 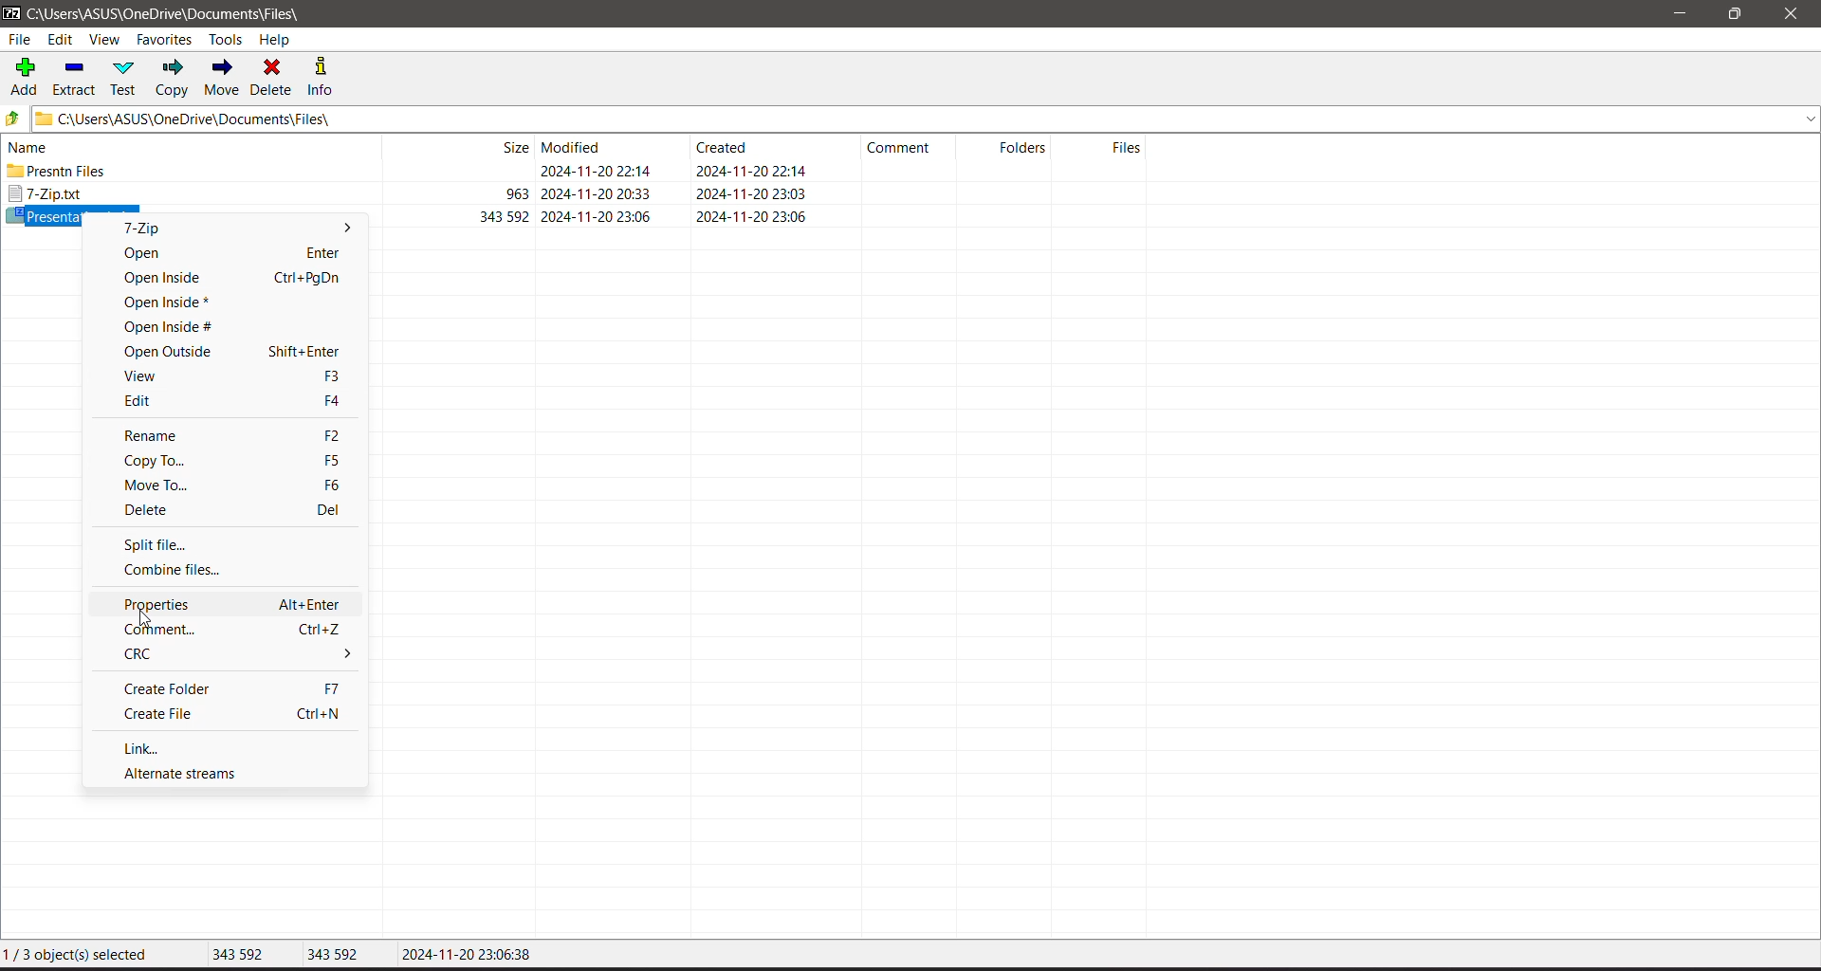 What do you see at coordinates (1737, 14) in the screenshot?
I see `Restore Down` at bounding box center [1737, 14].